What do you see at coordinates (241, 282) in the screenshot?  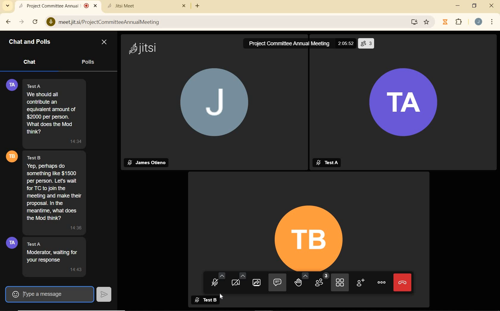 I see `camera` at bounding box center [241, 282].